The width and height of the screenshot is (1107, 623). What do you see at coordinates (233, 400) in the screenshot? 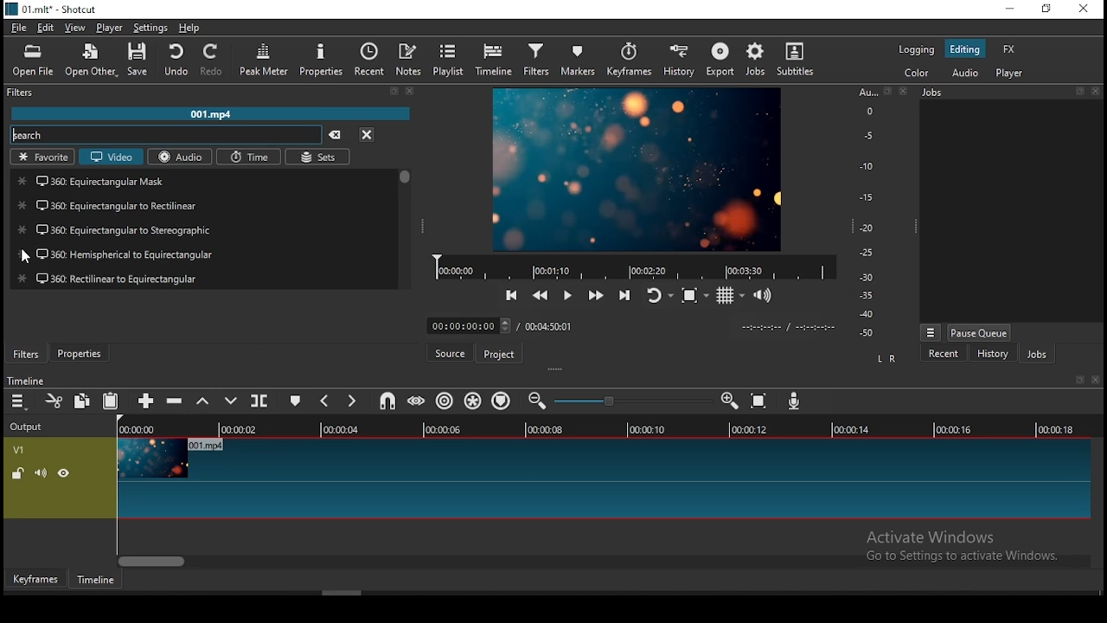
I see `overwrite` at bounding box center [233, 400].